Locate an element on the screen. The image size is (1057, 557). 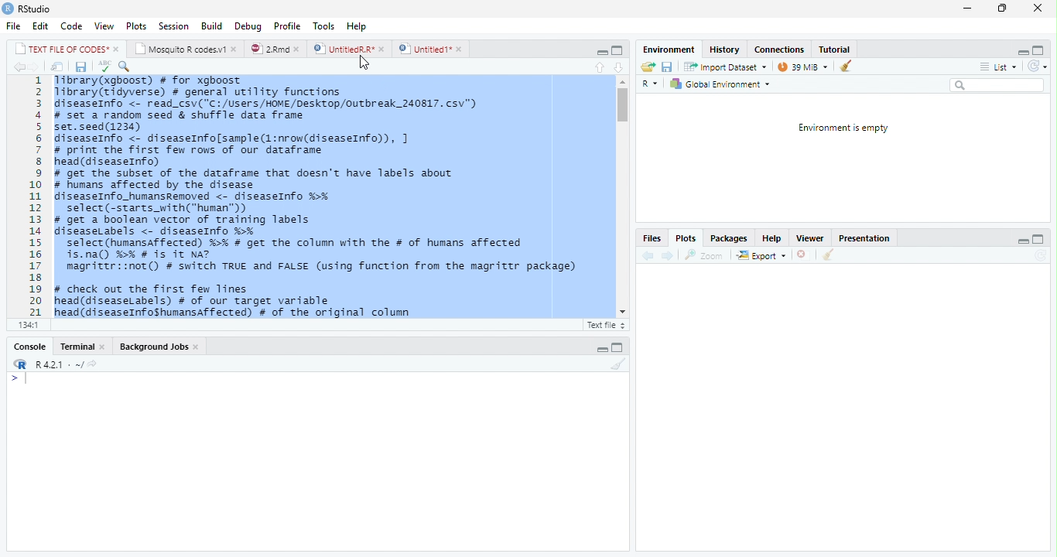
Find/Replace is located at coordinates (180, 66).